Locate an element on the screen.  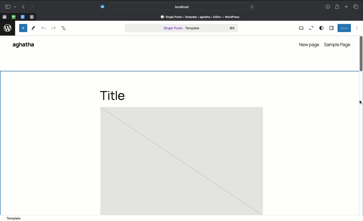
Share is located at coordinates (337, 7).